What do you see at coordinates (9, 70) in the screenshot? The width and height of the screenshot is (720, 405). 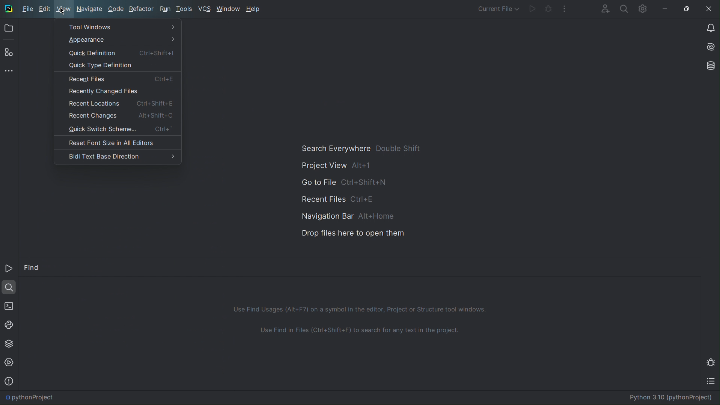 I see `More` at bounding box center [9, 70].